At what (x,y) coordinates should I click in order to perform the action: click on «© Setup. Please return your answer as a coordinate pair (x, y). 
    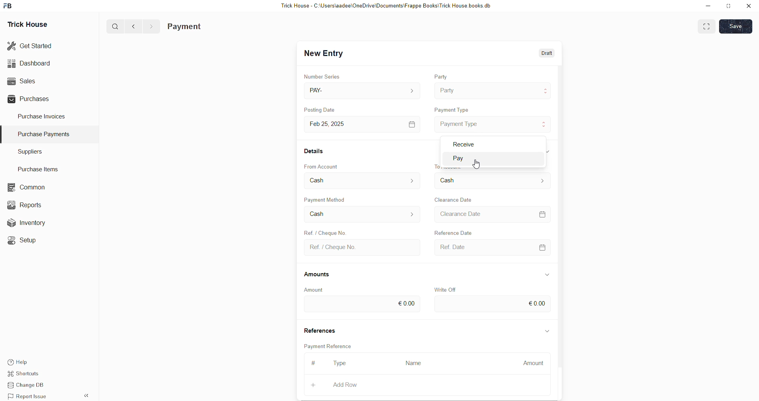
    Looking at the image, I should click on (25, 240).